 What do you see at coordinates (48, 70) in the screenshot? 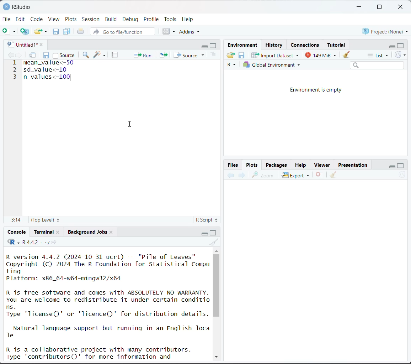
I see `sd_value<-10` at bounding box center [48, 70].